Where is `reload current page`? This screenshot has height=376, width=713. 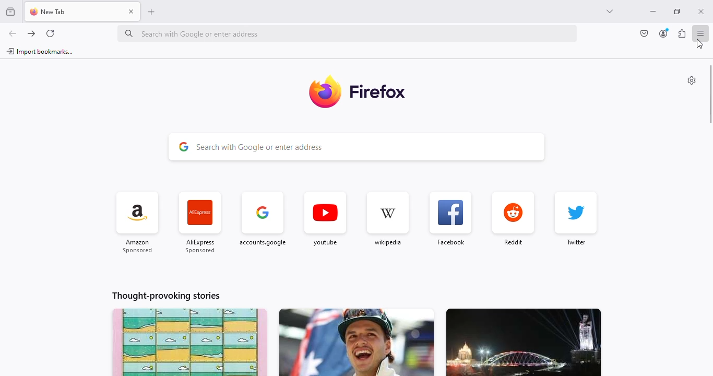
reload current page is located at coordinates (50, 33).